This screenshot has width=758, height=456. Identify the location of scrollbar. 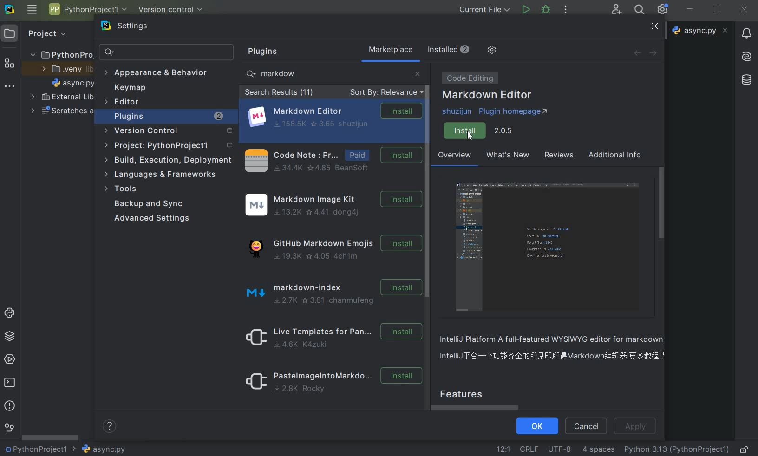
(478, 408).